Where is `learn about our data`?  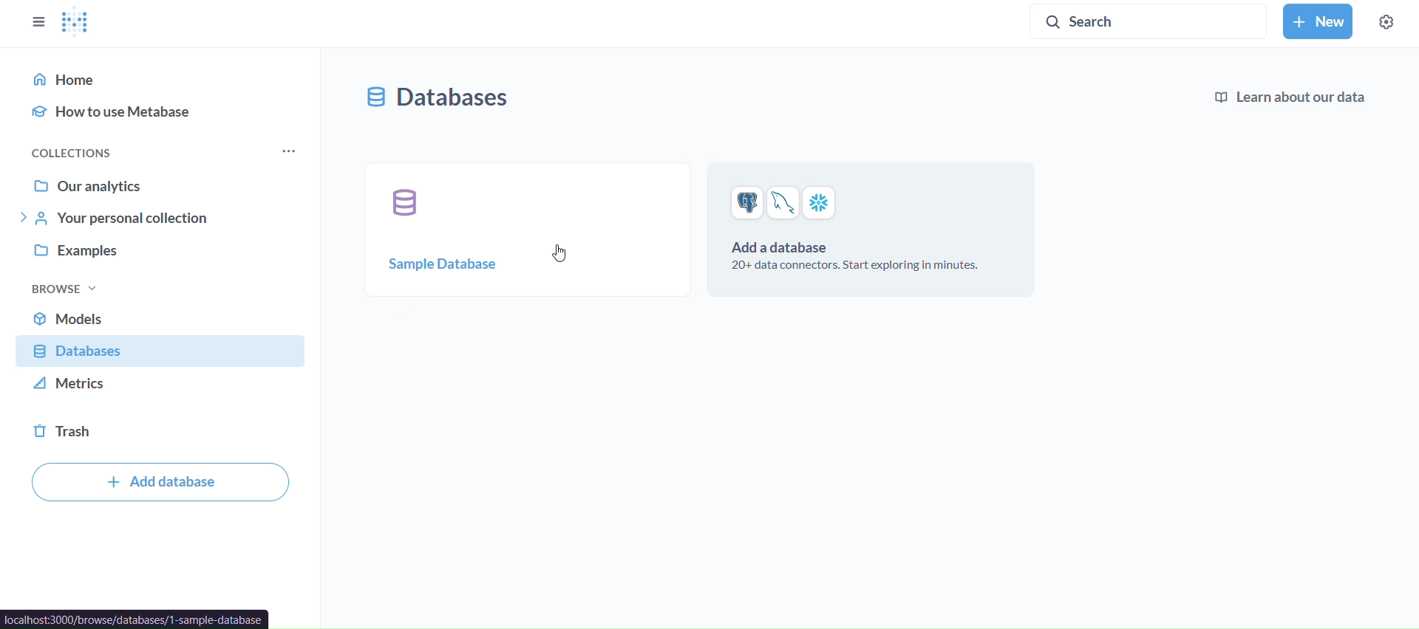 learn about our data is located at coordinates (1287, 98).